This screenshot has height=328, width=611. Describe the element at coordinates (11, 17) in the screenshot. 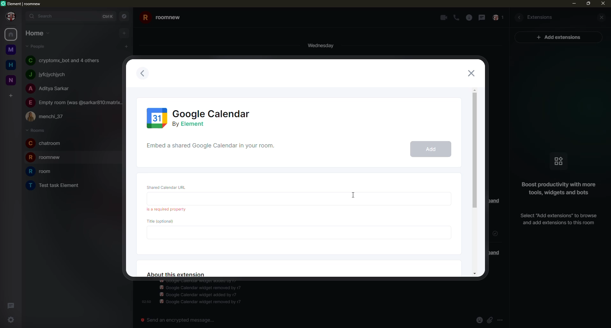

I see `profile` at that location.